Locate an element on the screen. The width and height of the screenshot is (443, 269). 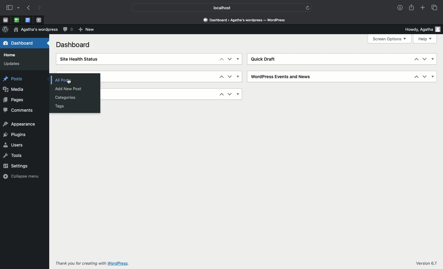
Dashboard is located at coordinates (75, 46).